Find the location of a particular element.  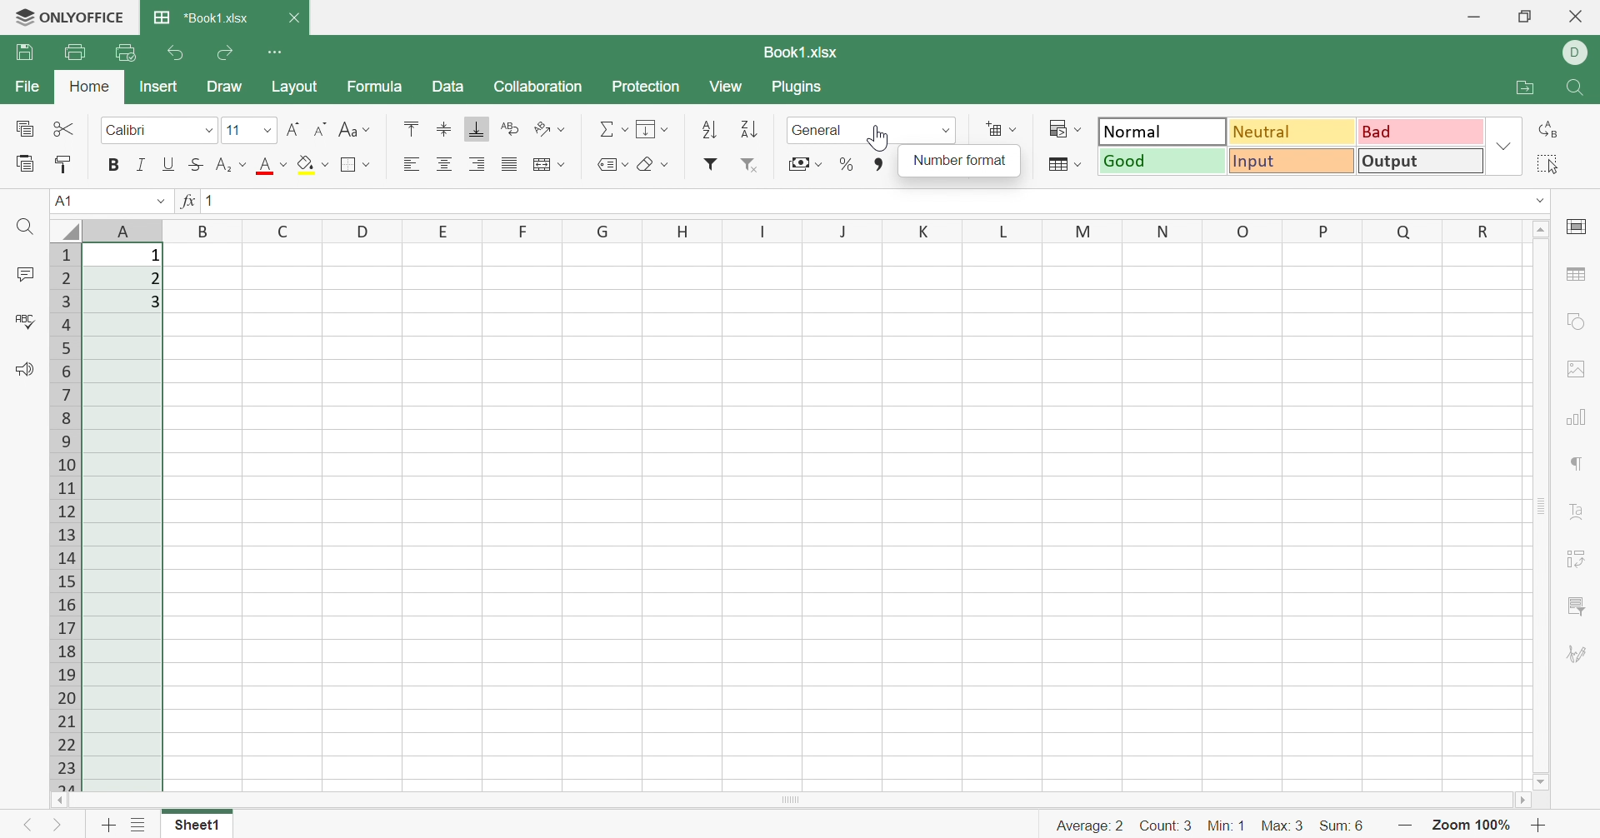

Select all is located at coordinates (1548, 163).